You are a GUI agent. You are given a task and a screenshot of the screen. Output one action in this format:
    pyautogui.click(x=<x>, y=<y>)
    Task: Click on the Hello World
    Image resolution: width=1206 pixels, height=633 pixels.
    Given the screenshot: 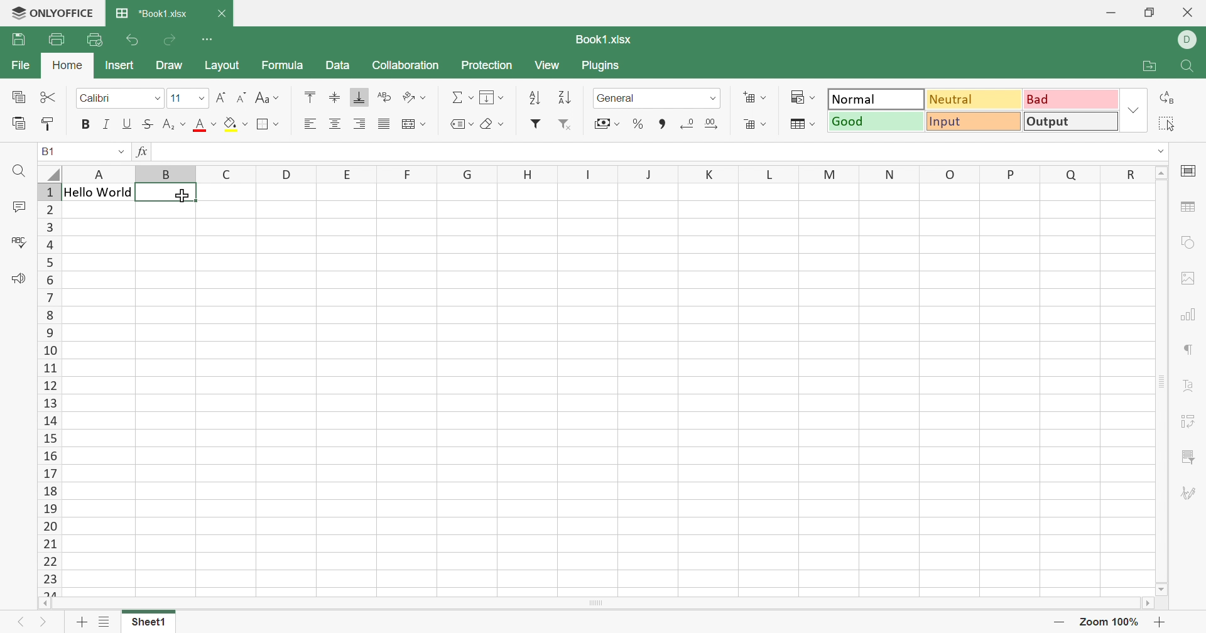 What is the action you would take?
    pyautogui.click(x=98, y=192)
    